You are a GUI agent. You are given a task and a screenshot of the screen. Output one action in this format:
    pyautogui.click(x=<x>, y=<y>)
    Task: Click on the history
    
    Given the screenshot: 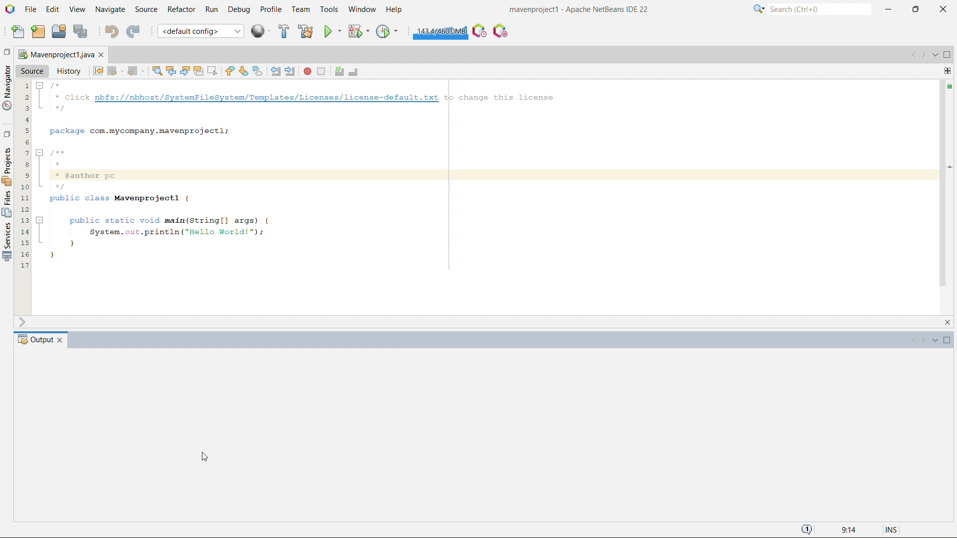 What is the action you would take?
    pyautogui.click(x=68, y=72)
    